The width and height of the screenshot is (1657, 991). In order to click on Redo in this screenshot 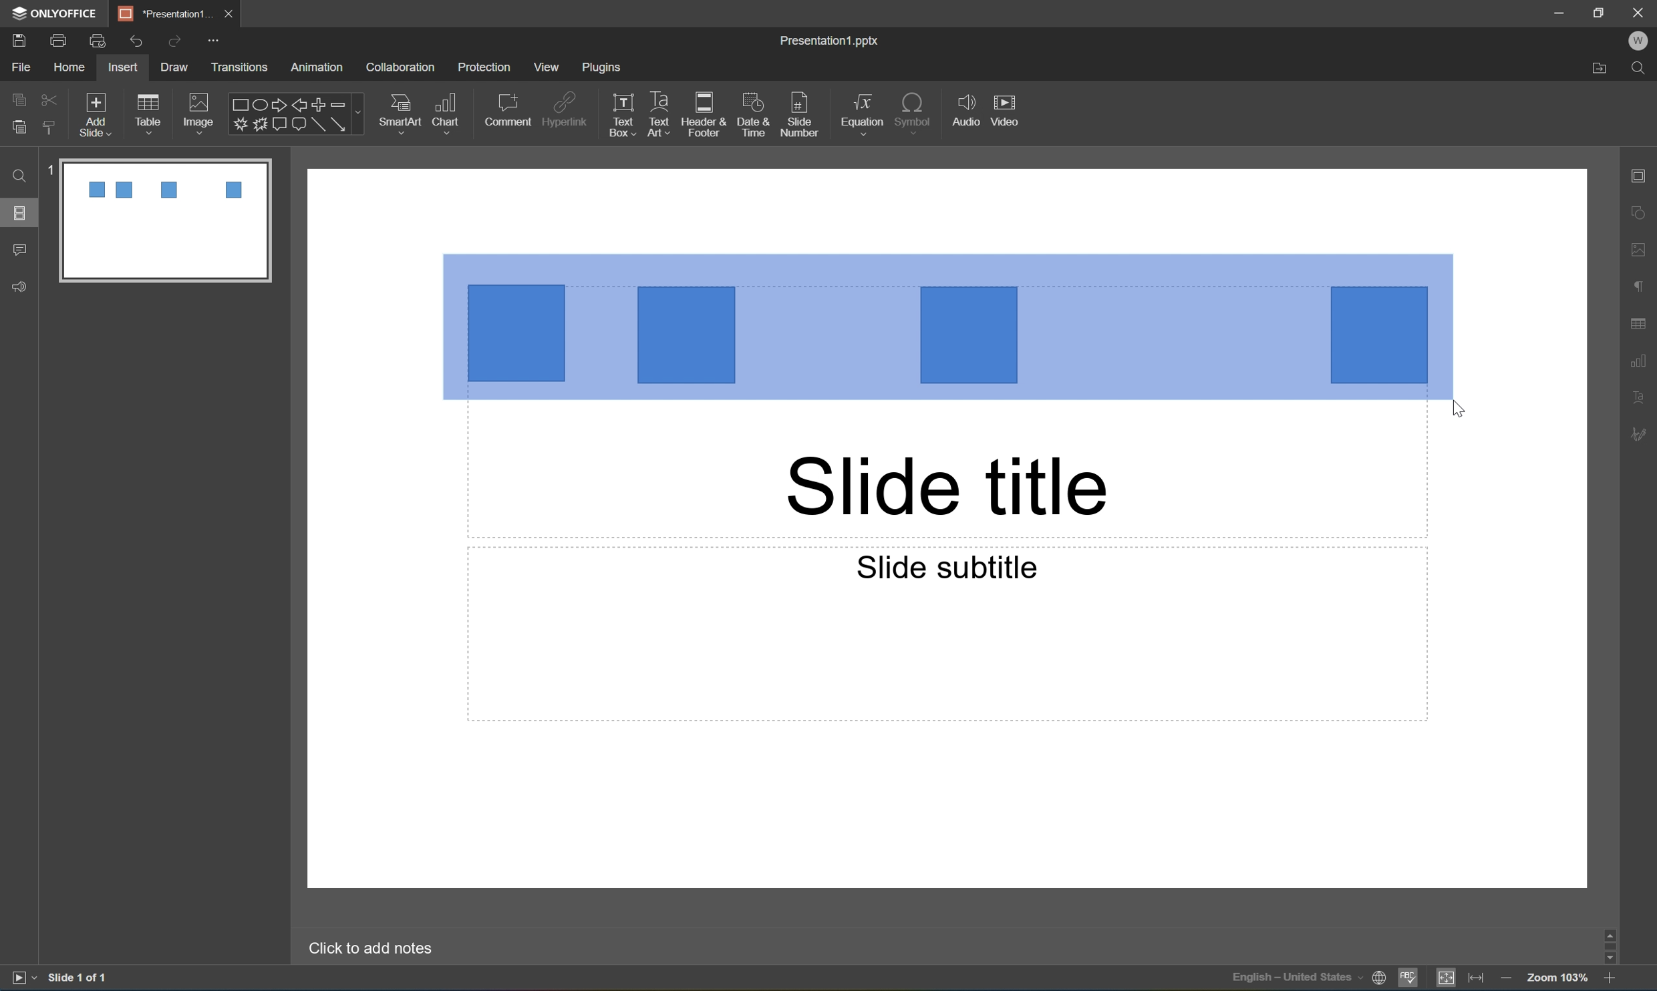, I will do `click(175, 43)`.